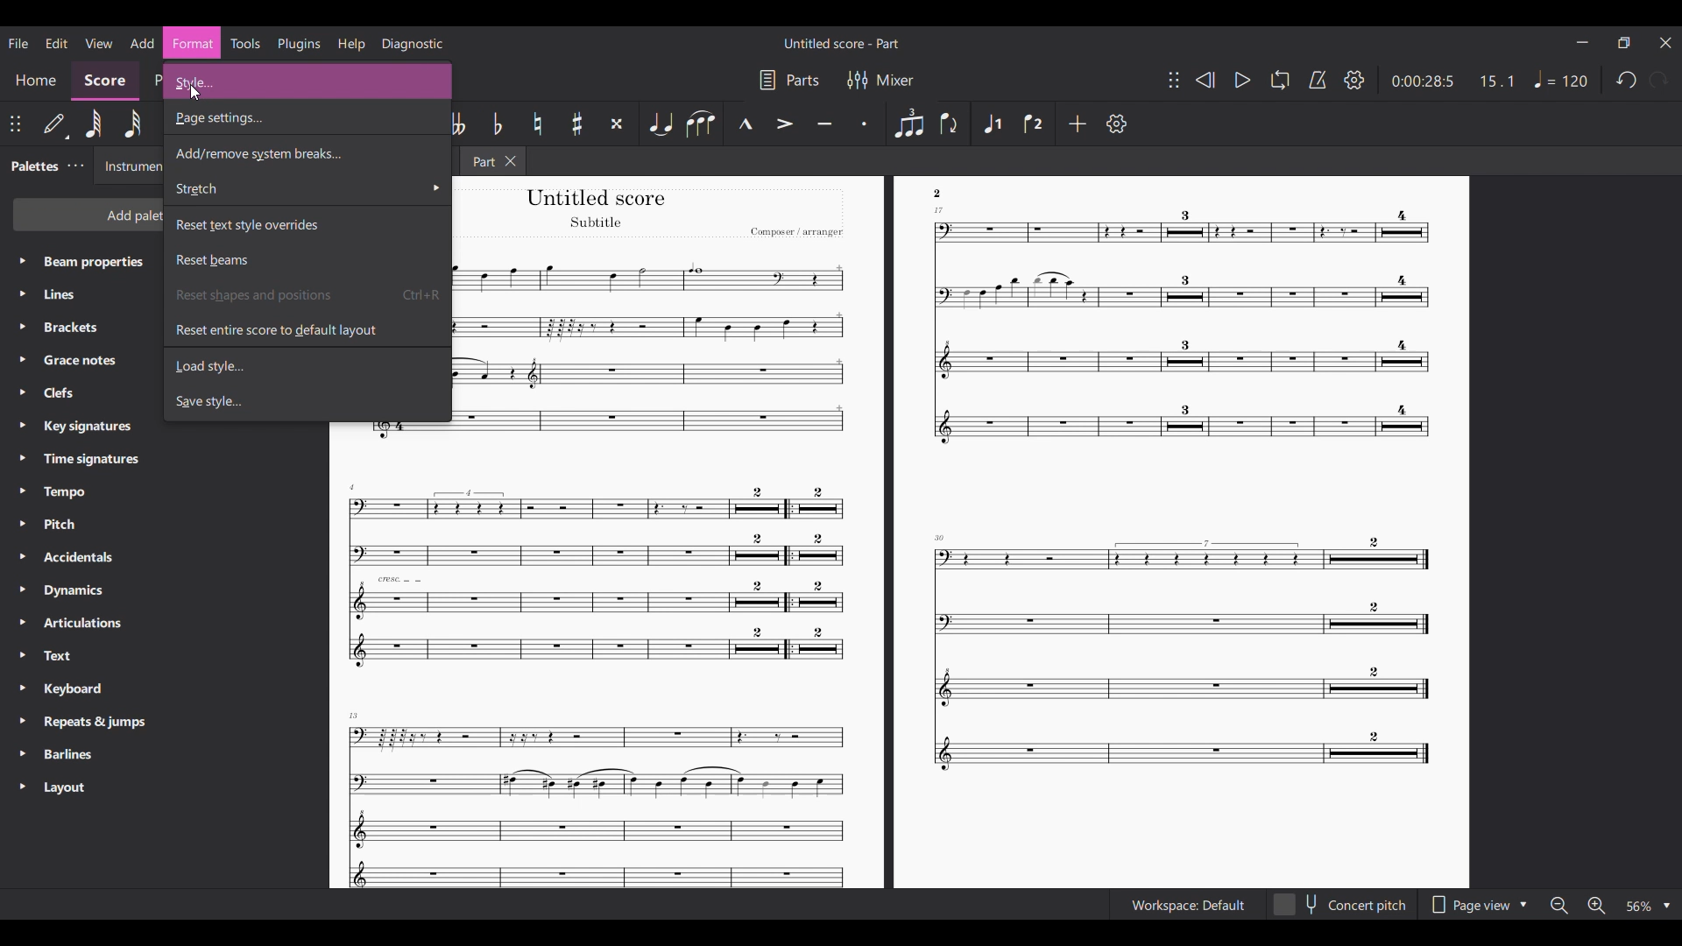 This screenshot has height=946, width=1682. I want to click on 0:00 28:5   15:1, so click(1452, 81).